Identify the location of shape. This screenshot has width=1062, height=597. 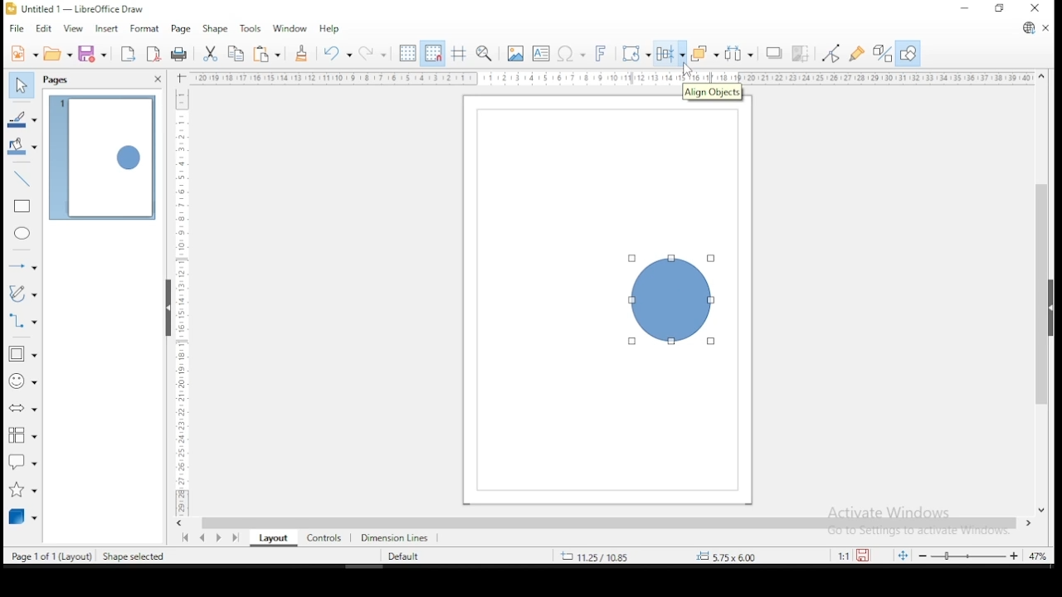
(674, 302).